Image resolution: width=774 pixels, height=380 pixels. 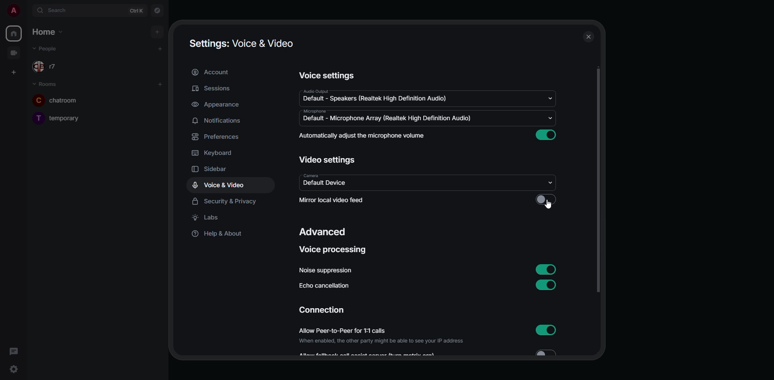 I want to click on settings voice & video, so click(x=243, y=43).